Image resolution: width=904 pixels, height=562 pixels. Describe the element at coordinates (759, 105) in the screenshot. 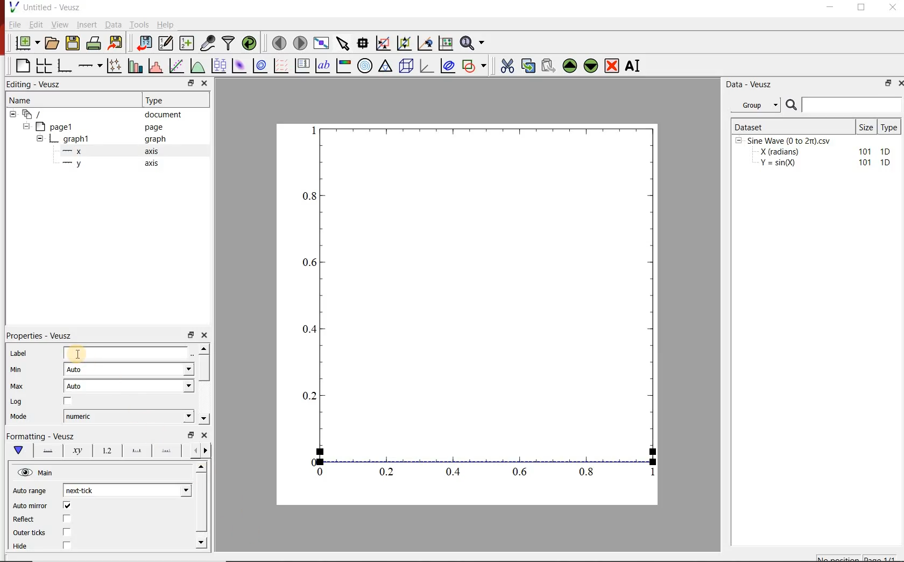

I see `Group` at that location.